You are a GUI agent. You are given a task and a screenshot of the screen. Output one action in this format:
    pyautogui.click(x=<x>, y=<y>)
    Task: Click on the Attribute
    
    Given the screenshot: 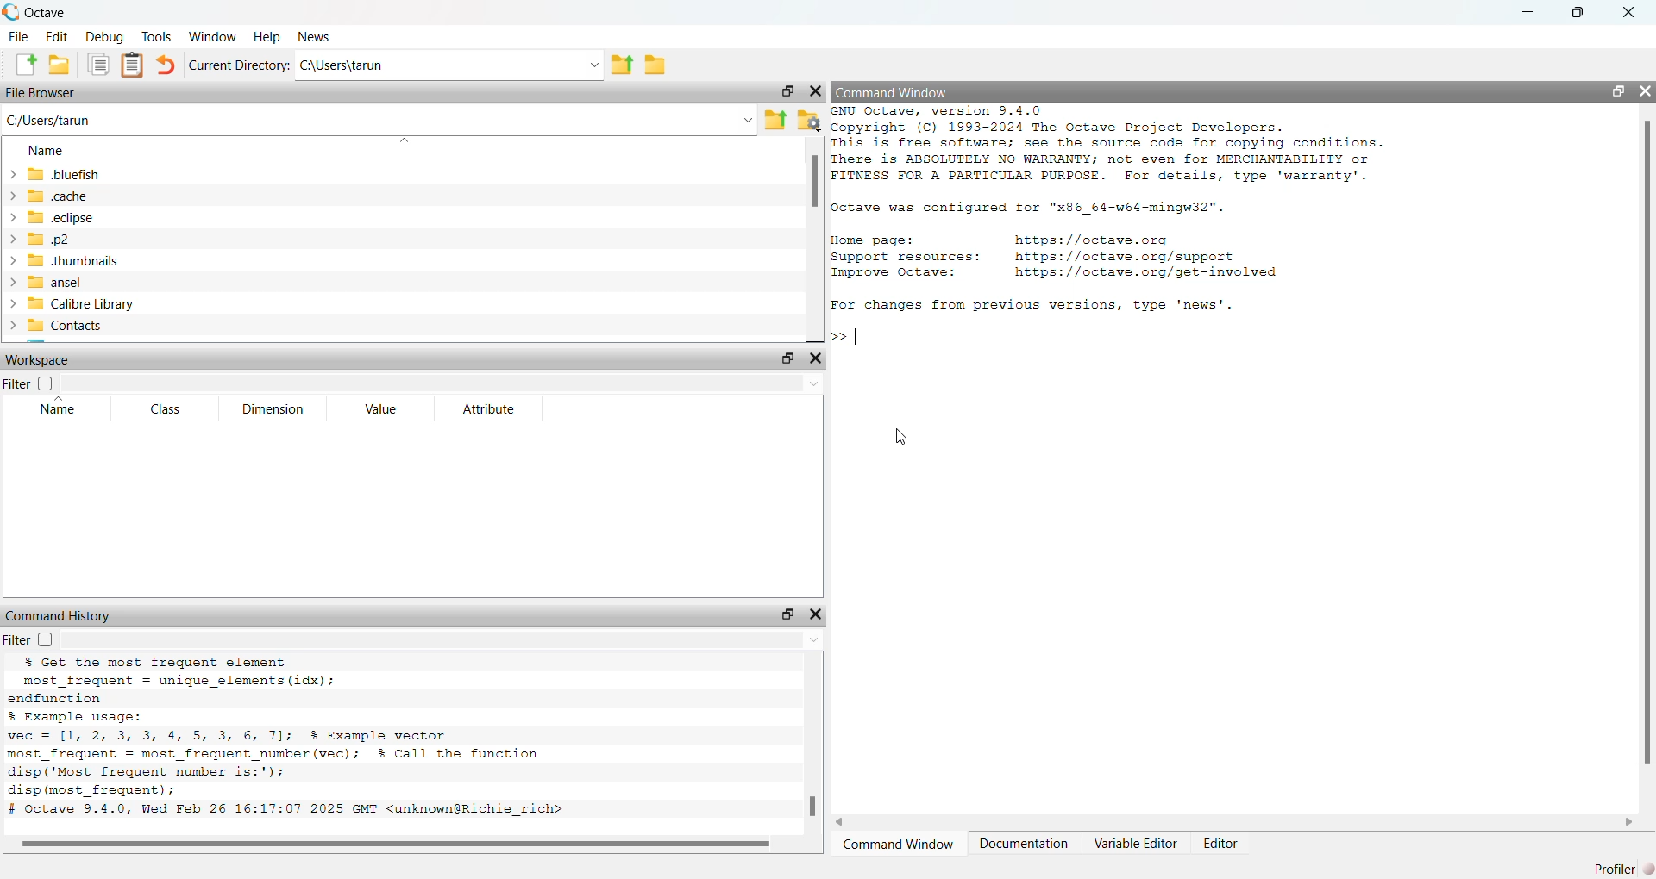 What is the action you would take?
    pyautogui.click(x=489, y=408)
    